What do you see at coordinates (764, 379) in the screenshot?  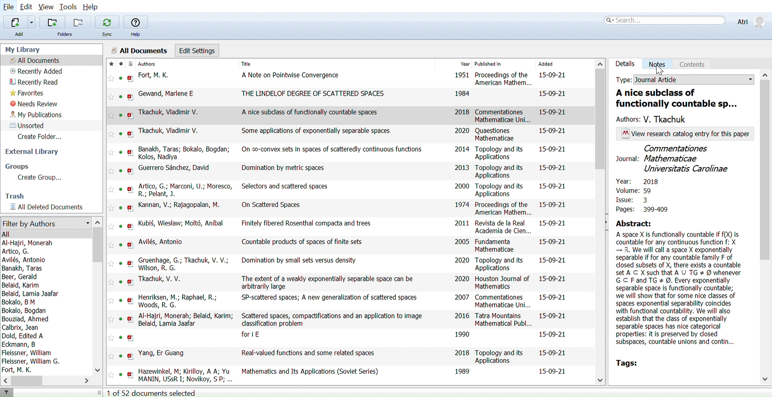 I see `Move down in sidebar` at bounding box center [764, 379].